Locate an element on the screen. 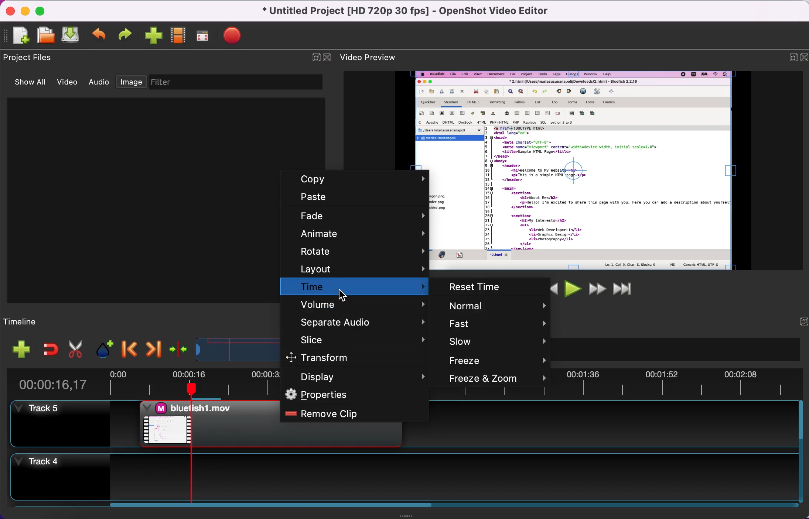 The image size is (809, 519). image is located at coordinates (133, 82).